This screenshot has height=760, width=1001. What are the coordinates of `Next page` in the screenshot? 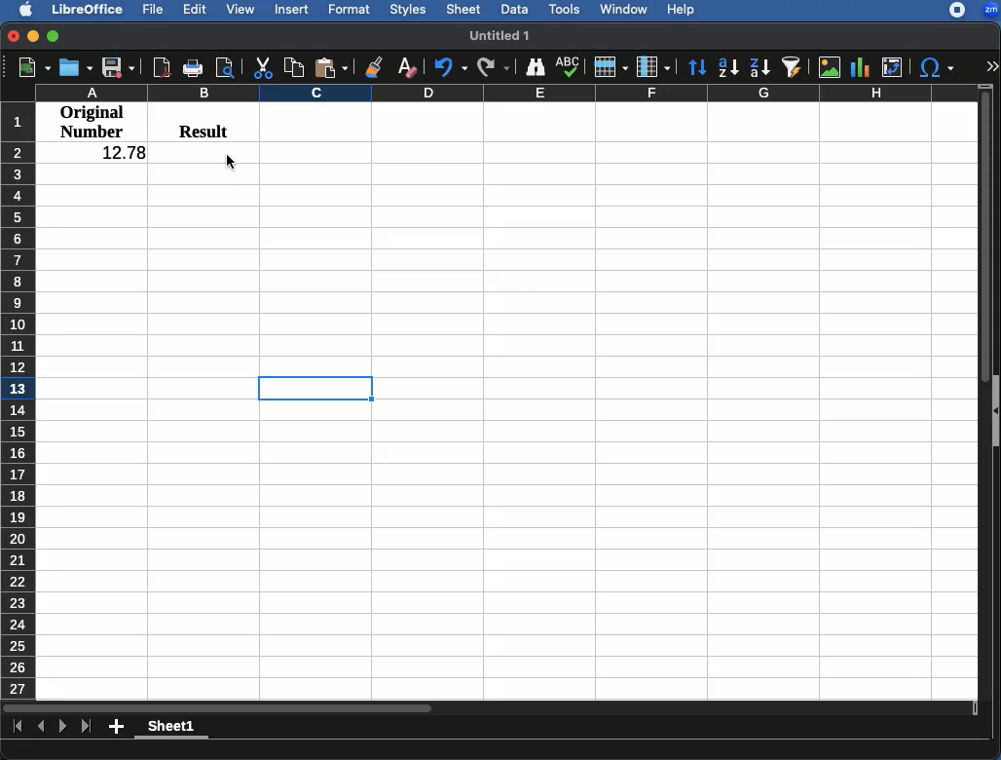 It's located at (63, 727).